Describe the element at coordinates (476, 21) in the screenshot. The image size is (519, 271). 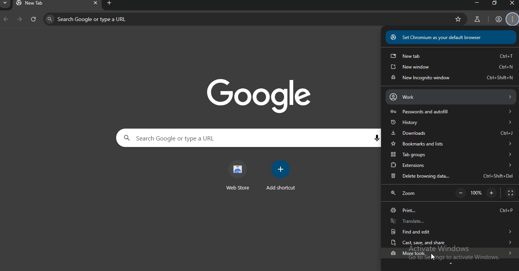
I see `search labs` at that location.